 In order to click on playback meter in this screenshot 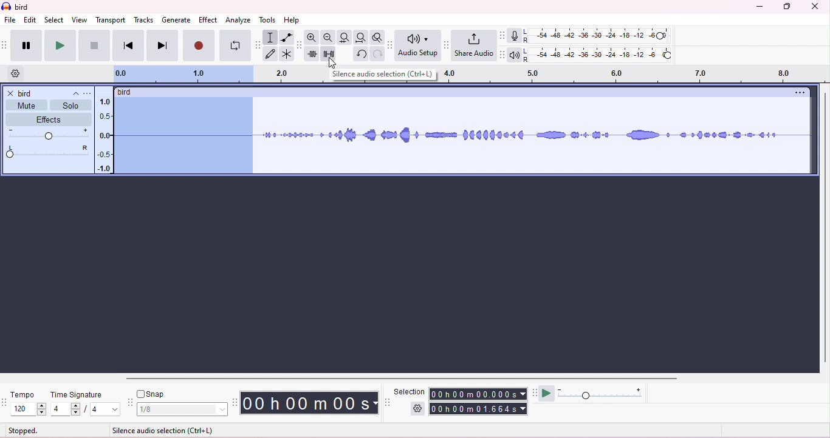, I will do `click(519, 53)`.